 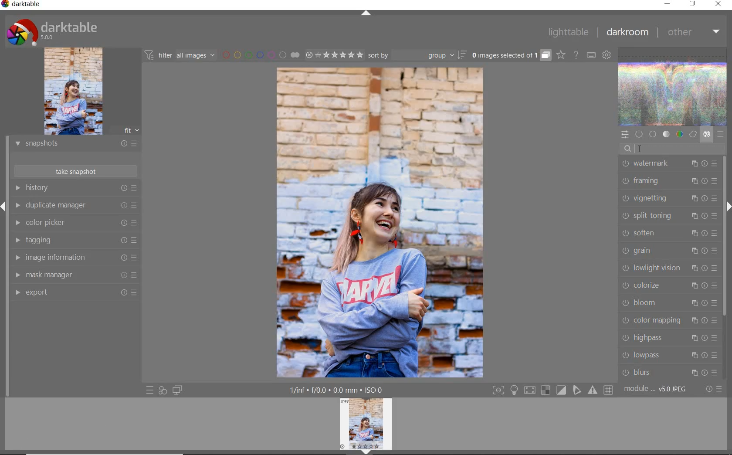 What do you see at coordinates (75, 172) in the screenshot?
I see `take snapshots` at bounding box center [75, 172].